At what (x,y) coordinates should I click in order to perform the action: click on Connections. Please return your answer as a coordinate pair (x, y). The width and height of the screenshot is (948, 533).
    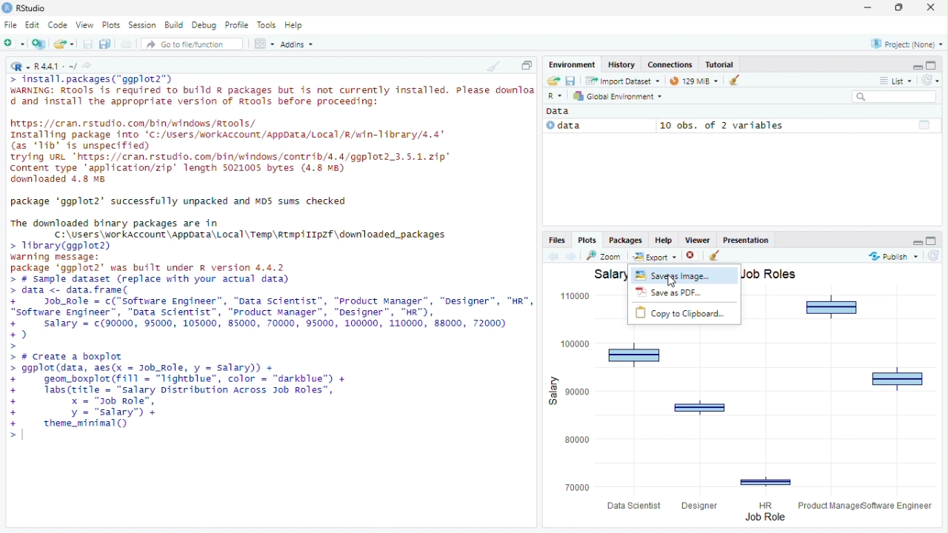
    Looking at the image, I should click on (670, 64).